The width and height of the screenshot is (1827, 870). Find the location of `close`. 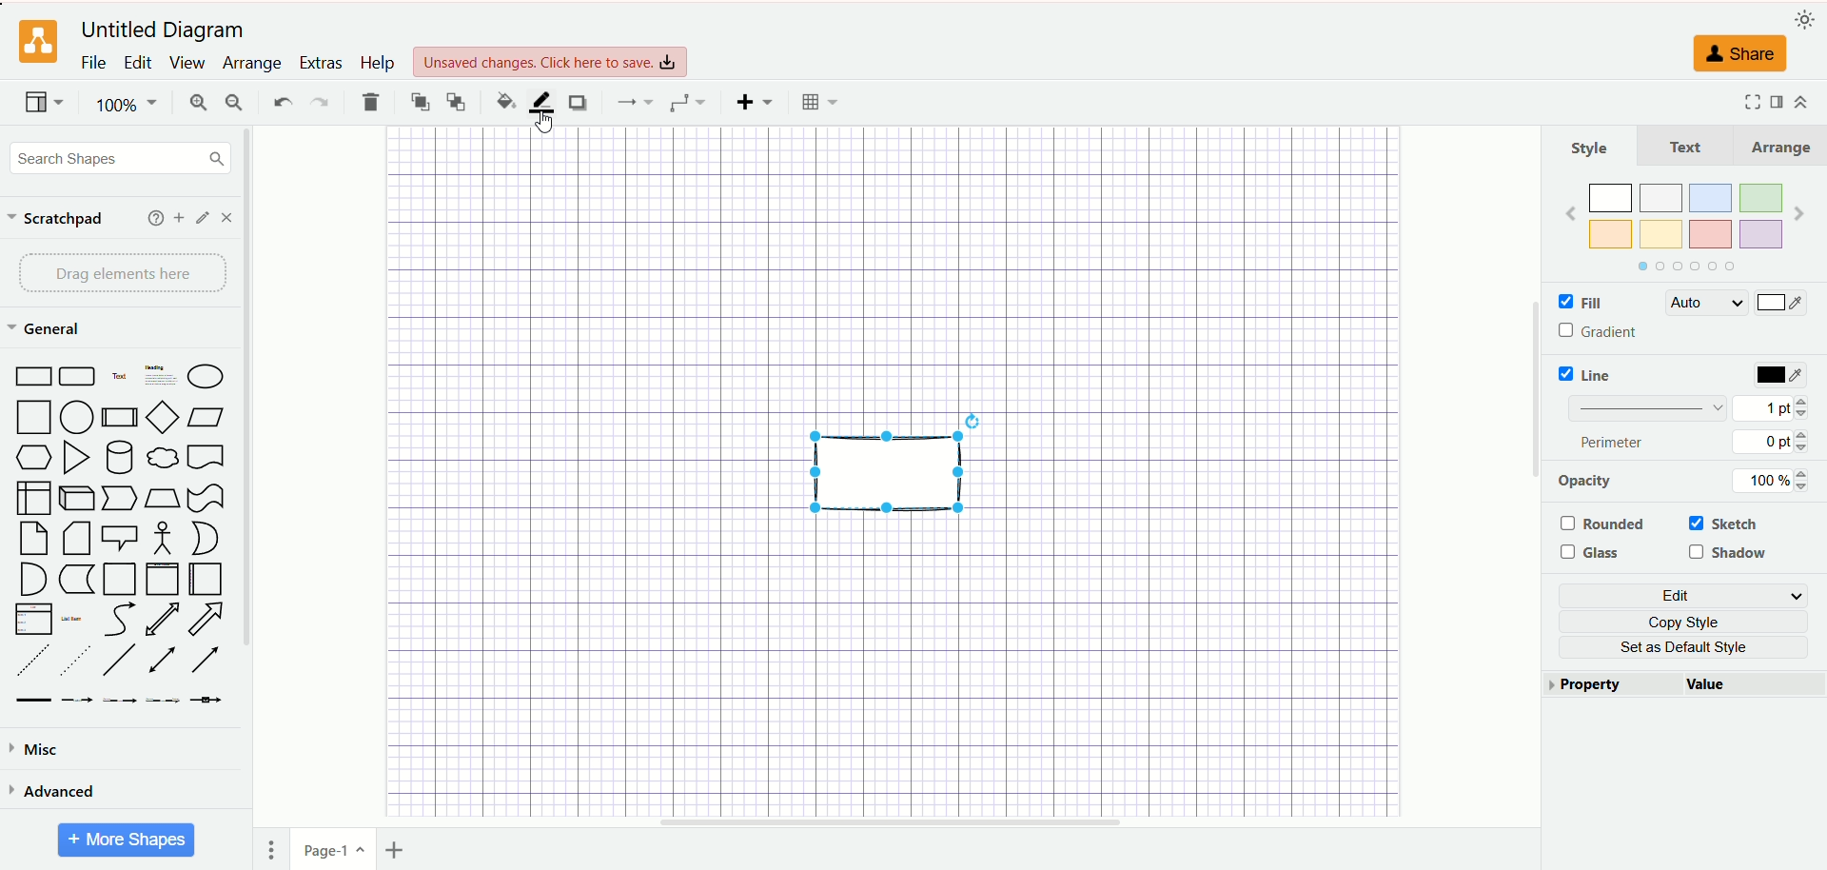

close is located at coordinates (230, 218).